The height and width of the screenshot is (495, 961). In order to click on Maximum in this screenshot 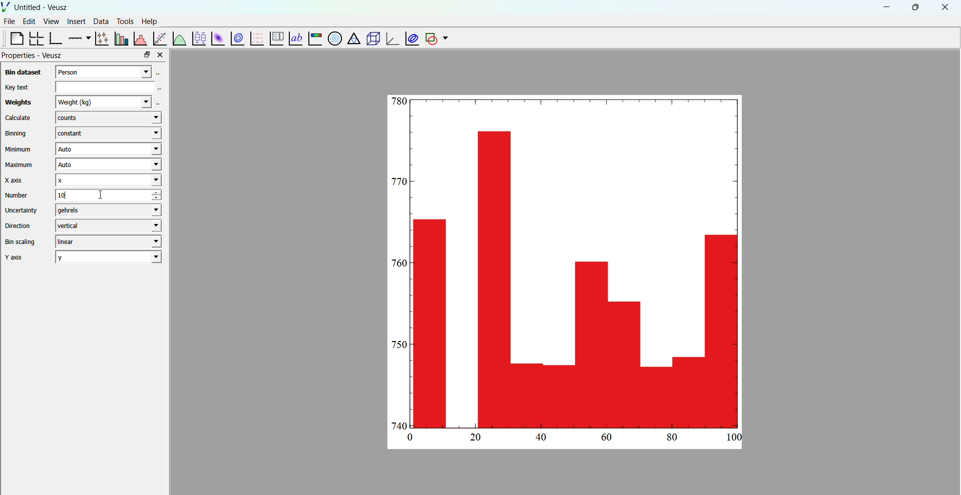, I will do `click(20, 165)`.